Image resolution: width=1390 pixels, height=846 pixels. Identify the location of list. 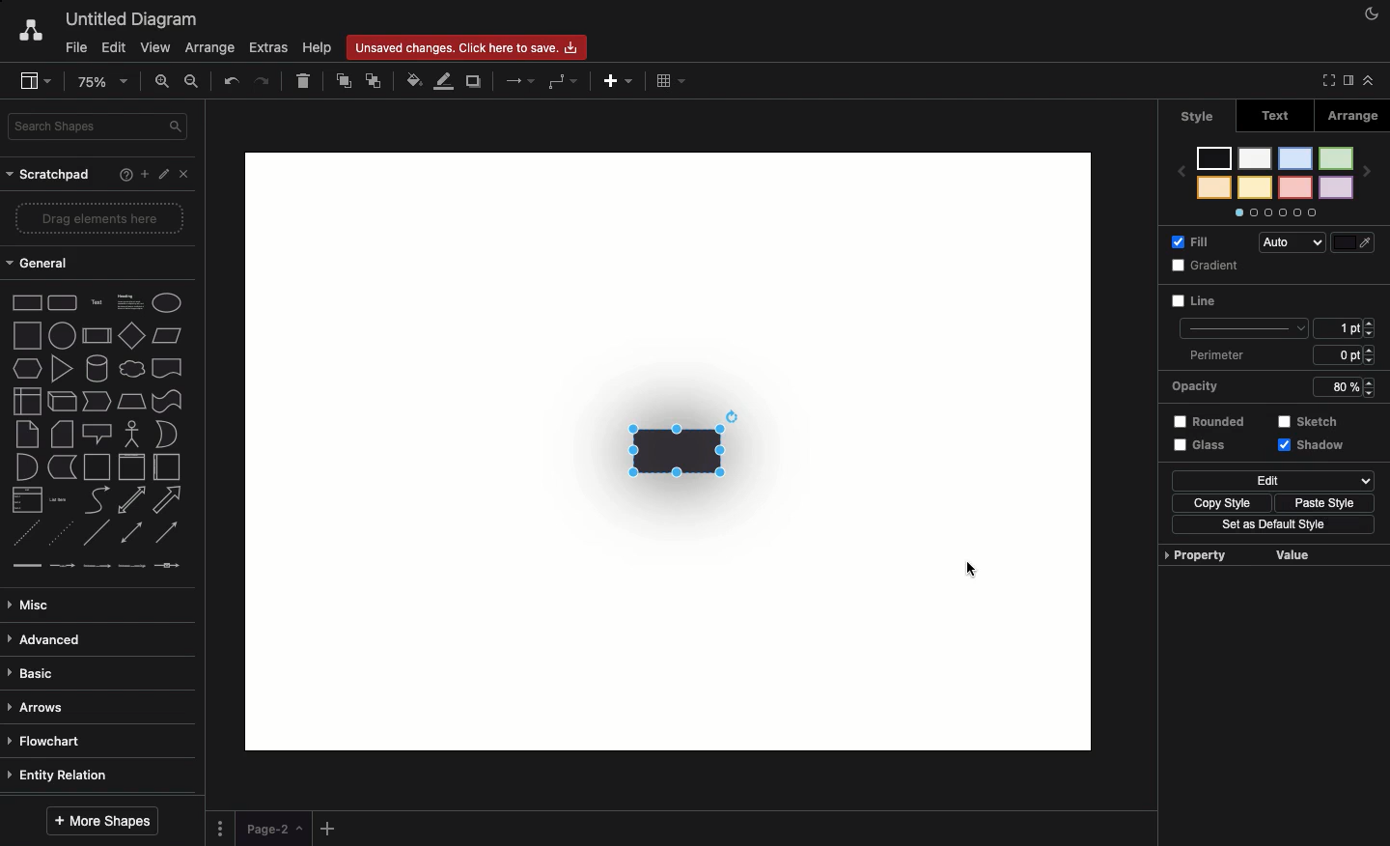
(24, 499).